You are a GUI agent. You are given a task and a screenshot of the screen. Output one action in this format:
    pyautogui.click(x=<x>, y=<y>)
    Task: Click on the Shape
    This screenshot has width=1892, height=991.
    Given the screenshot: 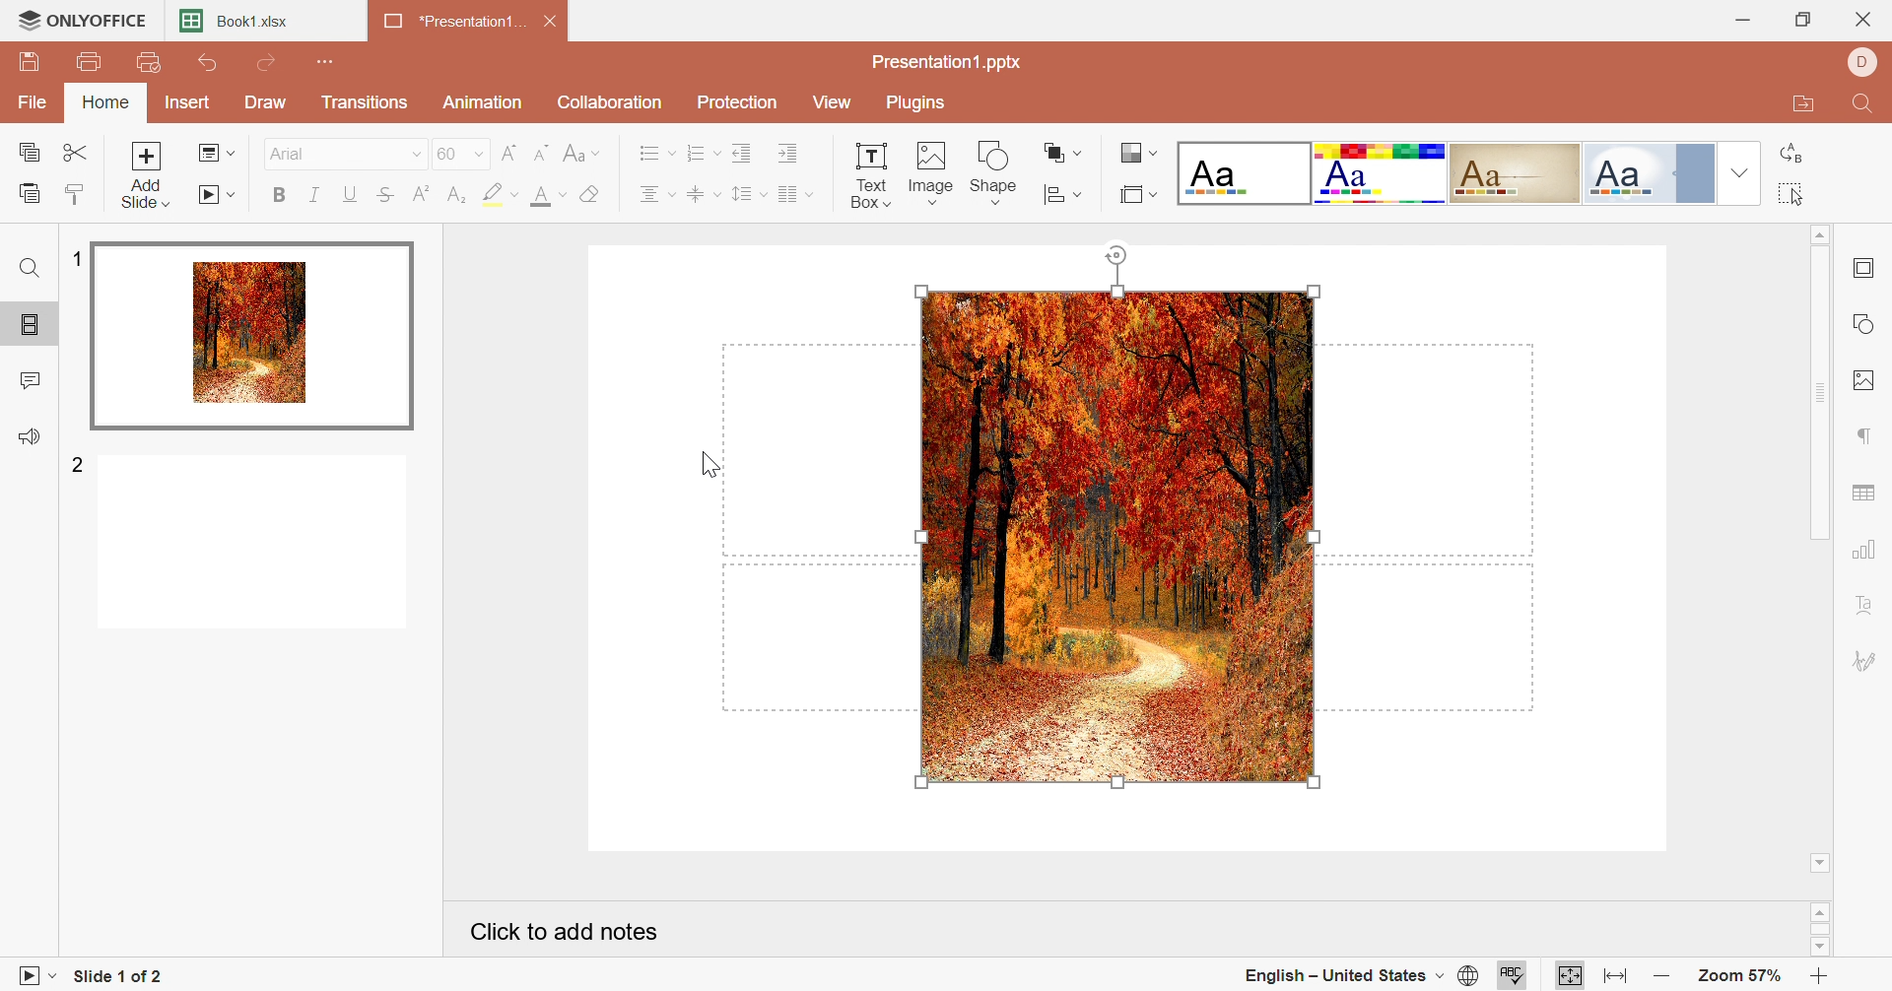 What is the action you would take?
    pyautogui.click(x=997, y=174)
    